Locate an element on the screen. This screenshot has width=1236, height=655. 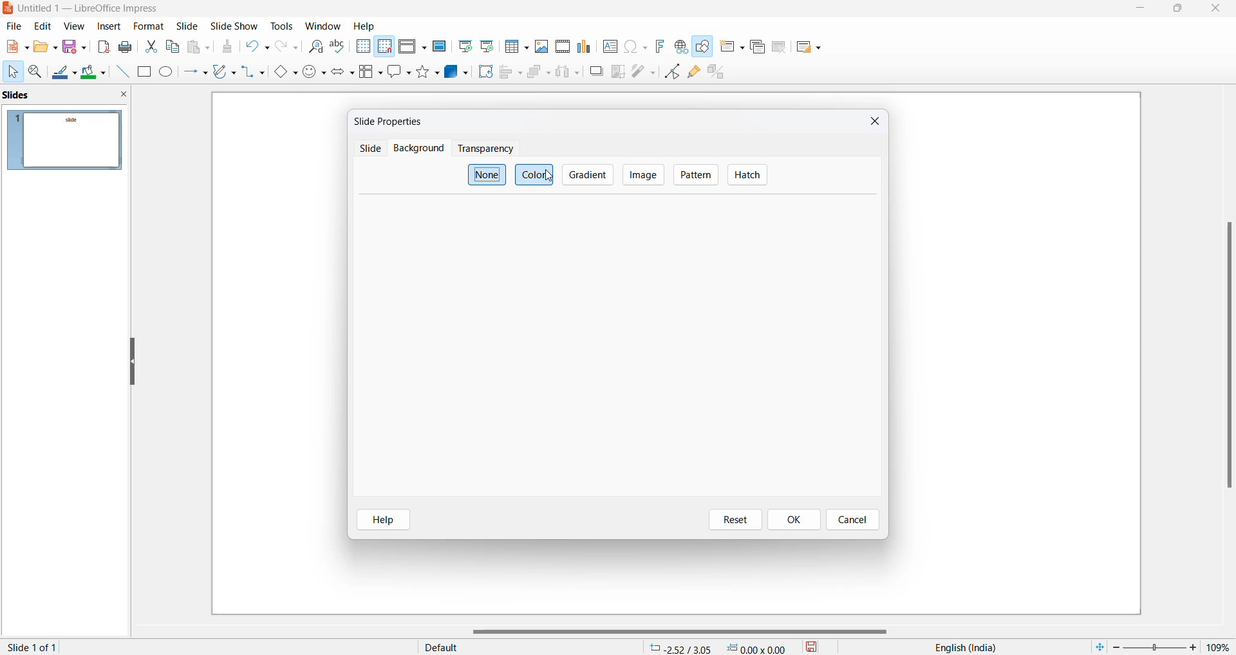
insert table is located at coordinates (516, 46).